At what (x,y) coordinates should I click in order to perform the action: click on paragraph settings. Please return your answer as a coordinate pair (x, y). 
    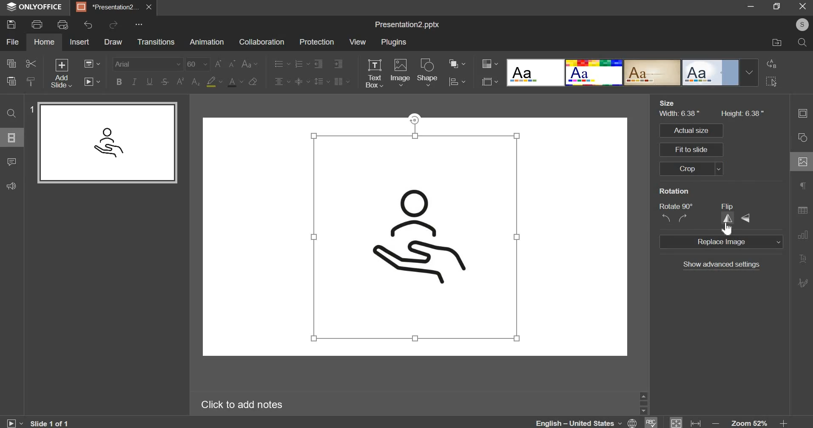
    Looking at the image, I should click on (802, 187).